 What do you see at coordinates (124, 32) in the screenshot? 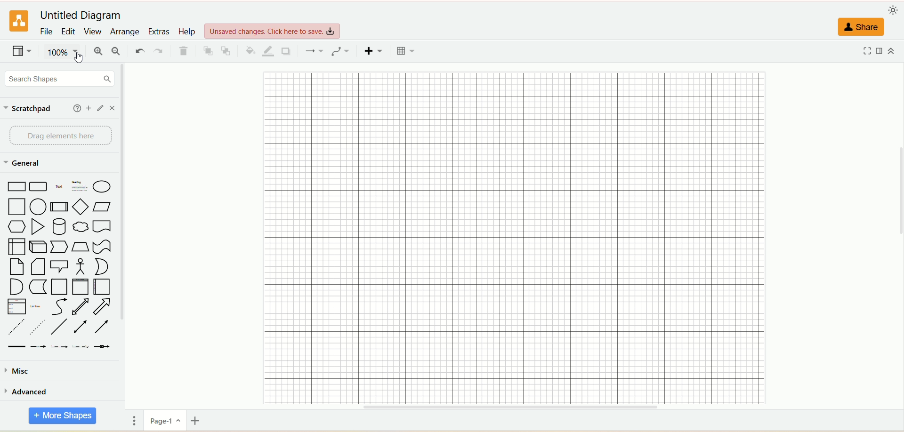
I see `arrange` at bounding box center [124, 32].